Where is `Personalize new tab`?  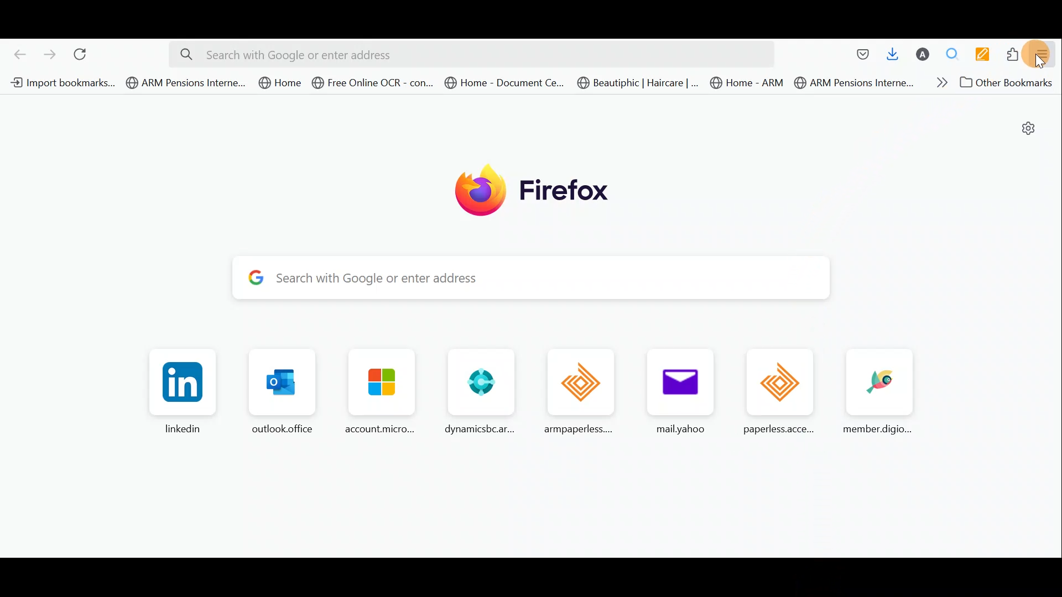 Personalize new tab is located at coordinates (1028, 128).